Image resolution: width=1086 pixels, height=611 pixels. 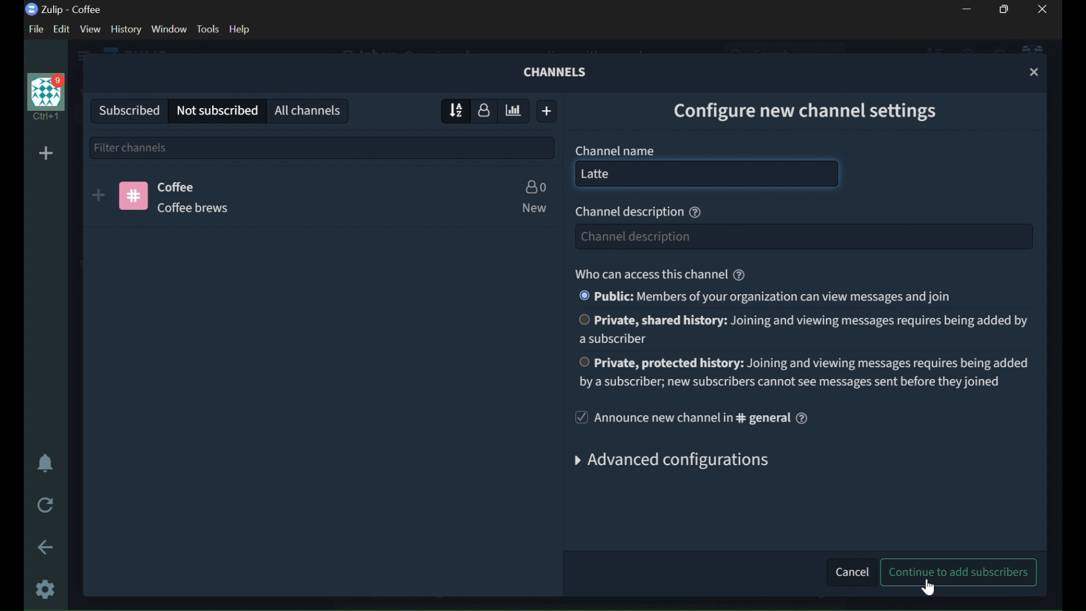 What do you see at coordinates (45, 464) in the screenshot?
I see `ENABLE DO NOT DISTURBE` at bounding box center [45, 464].